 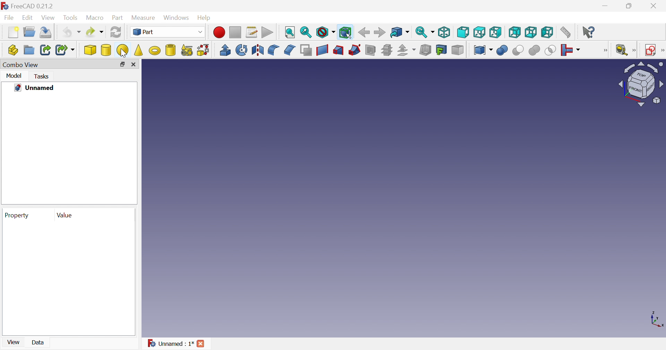 I want to click on Cylinder, so click(x=106, y=50).